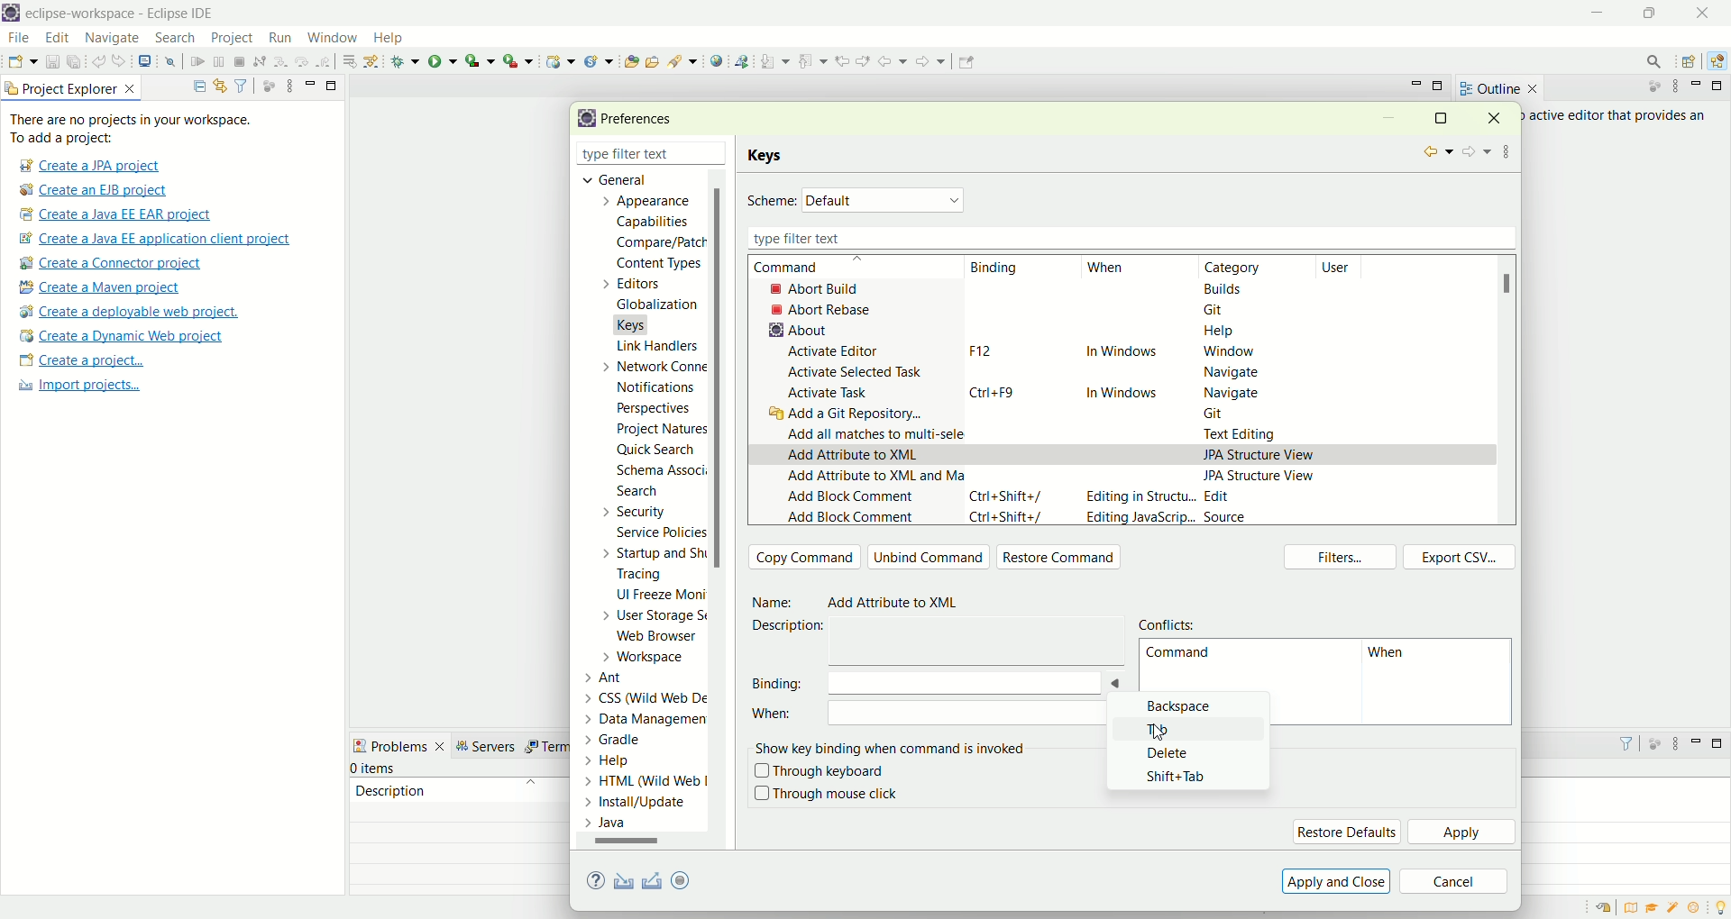 The height and width of the screenshot is (919, 1731). I want to click on add attribute to XML, so click(853, 456).